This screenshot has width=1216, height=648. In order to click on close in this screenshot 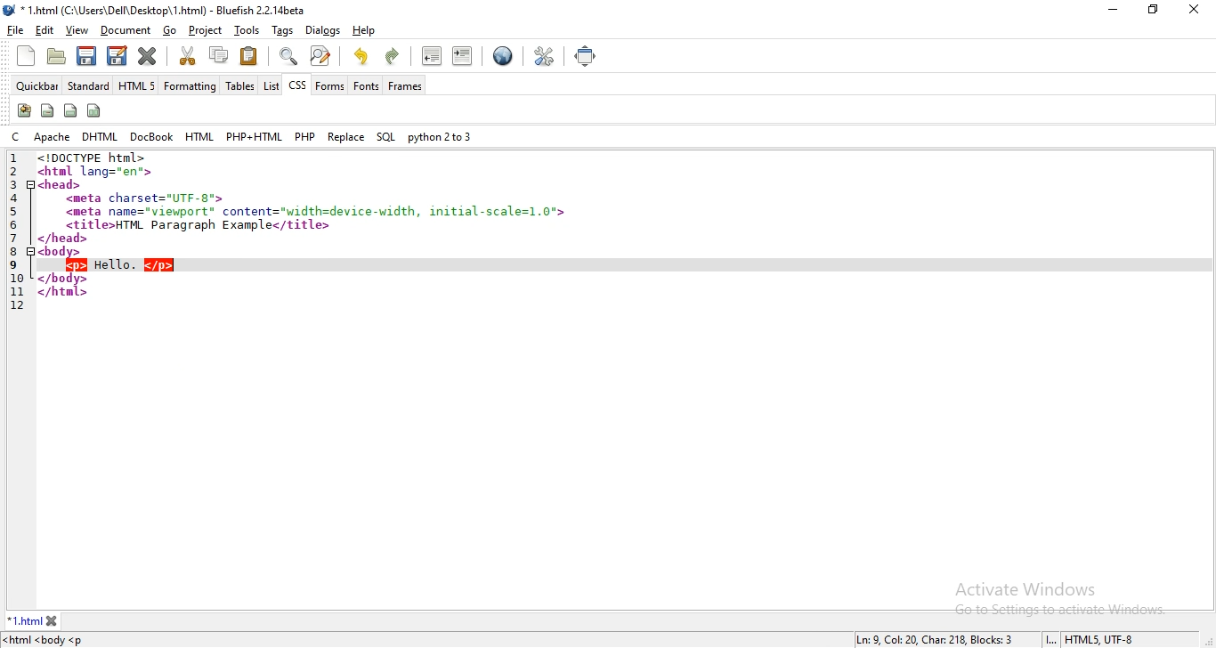, I will do `click(1193, 9)`.